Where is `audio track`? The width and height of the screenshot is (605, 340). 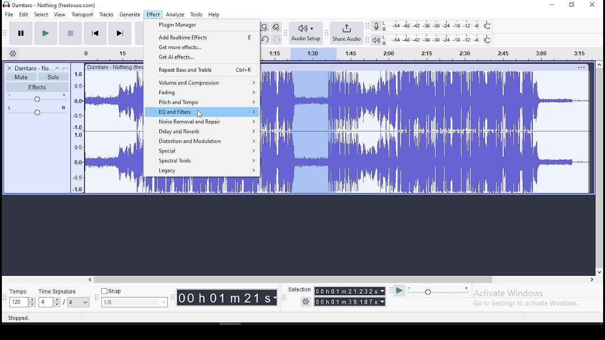
audio track is located at coordinates (426, 162).